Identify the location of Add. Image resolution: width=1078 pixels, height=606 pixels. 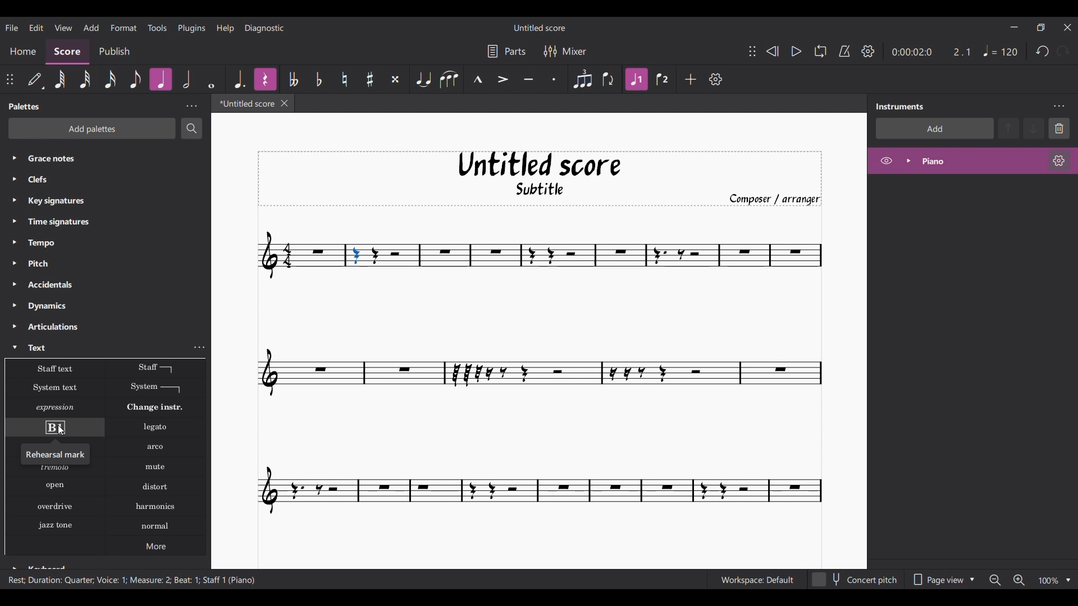
(691, 79).